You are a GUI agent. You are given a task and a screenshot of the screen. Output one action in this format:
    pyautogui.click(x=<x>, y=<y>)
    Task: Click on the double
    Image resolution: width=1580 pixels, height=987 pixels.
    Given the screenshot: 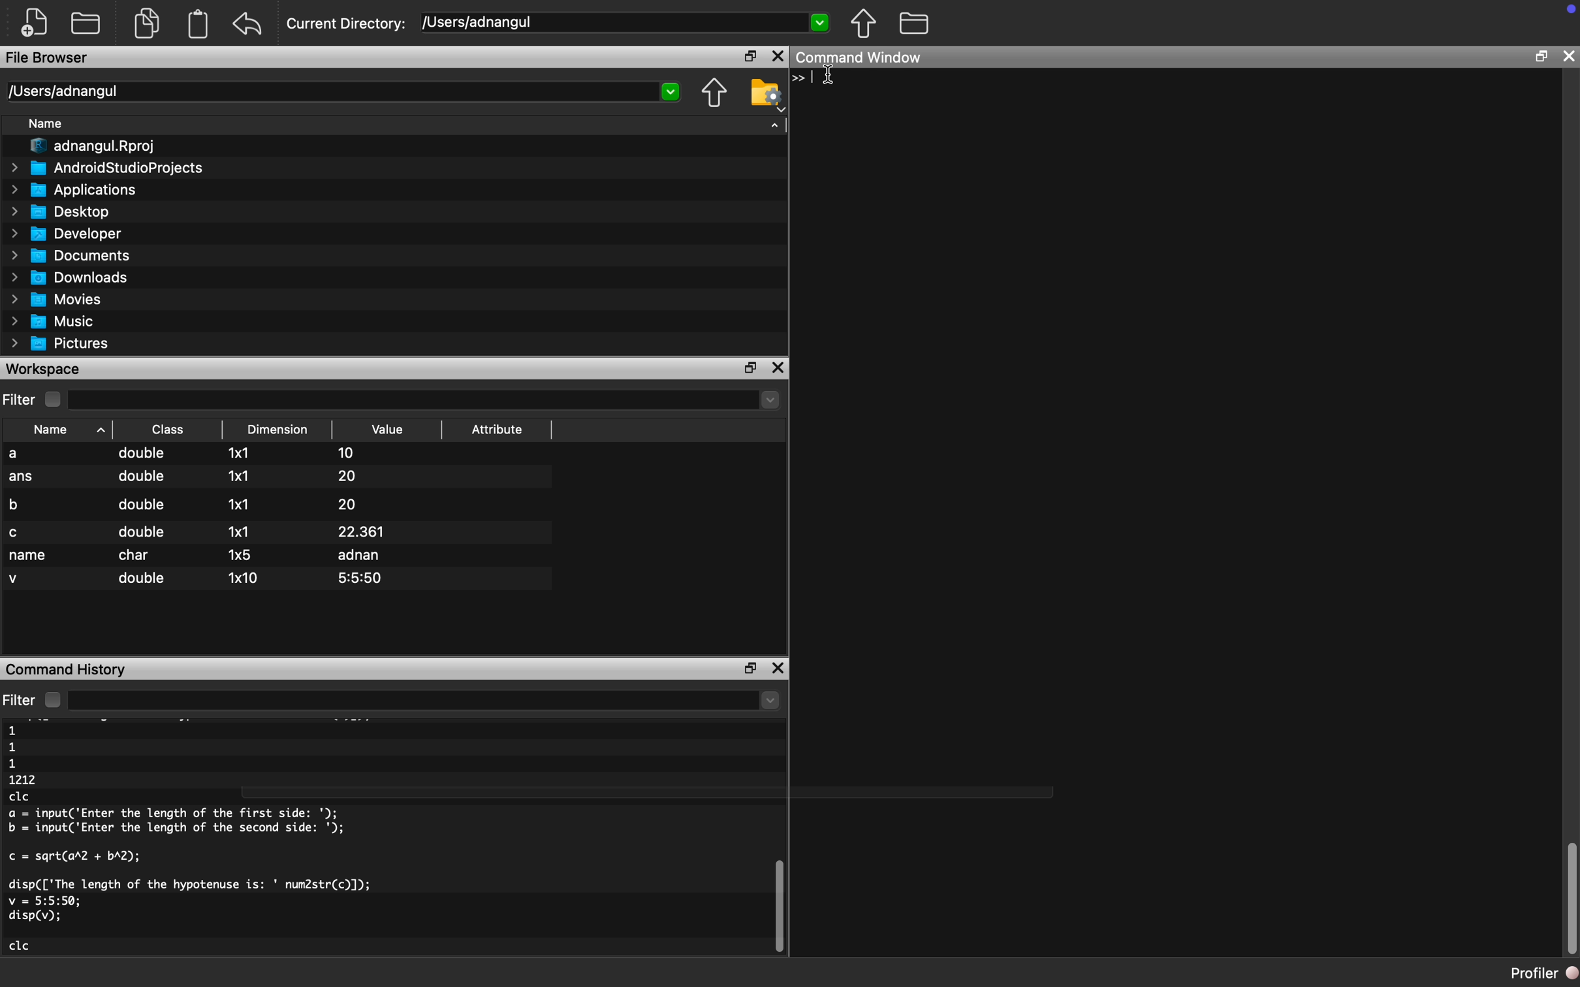 What is the action you would take?
    pyautogui.click(x=143, y=531)
    